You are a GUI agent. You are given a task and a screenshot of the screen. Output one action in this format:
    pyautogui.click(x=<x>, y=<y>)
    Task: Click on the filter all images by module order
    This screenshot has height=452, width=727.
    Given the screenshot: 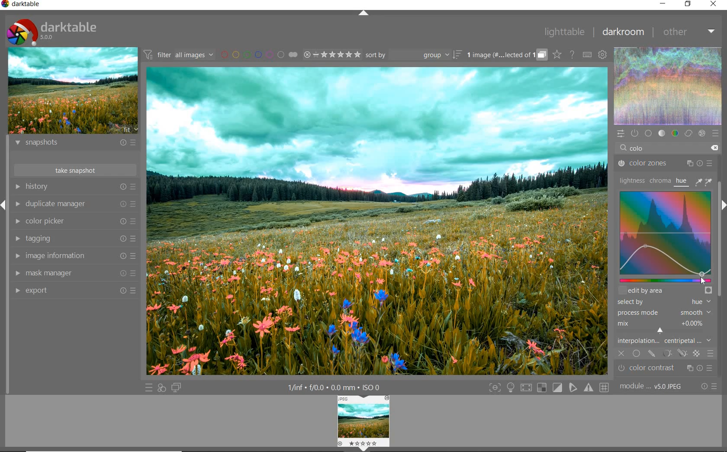 What is the action you would take?
    pyautogui.click(x=178, y=55)
    